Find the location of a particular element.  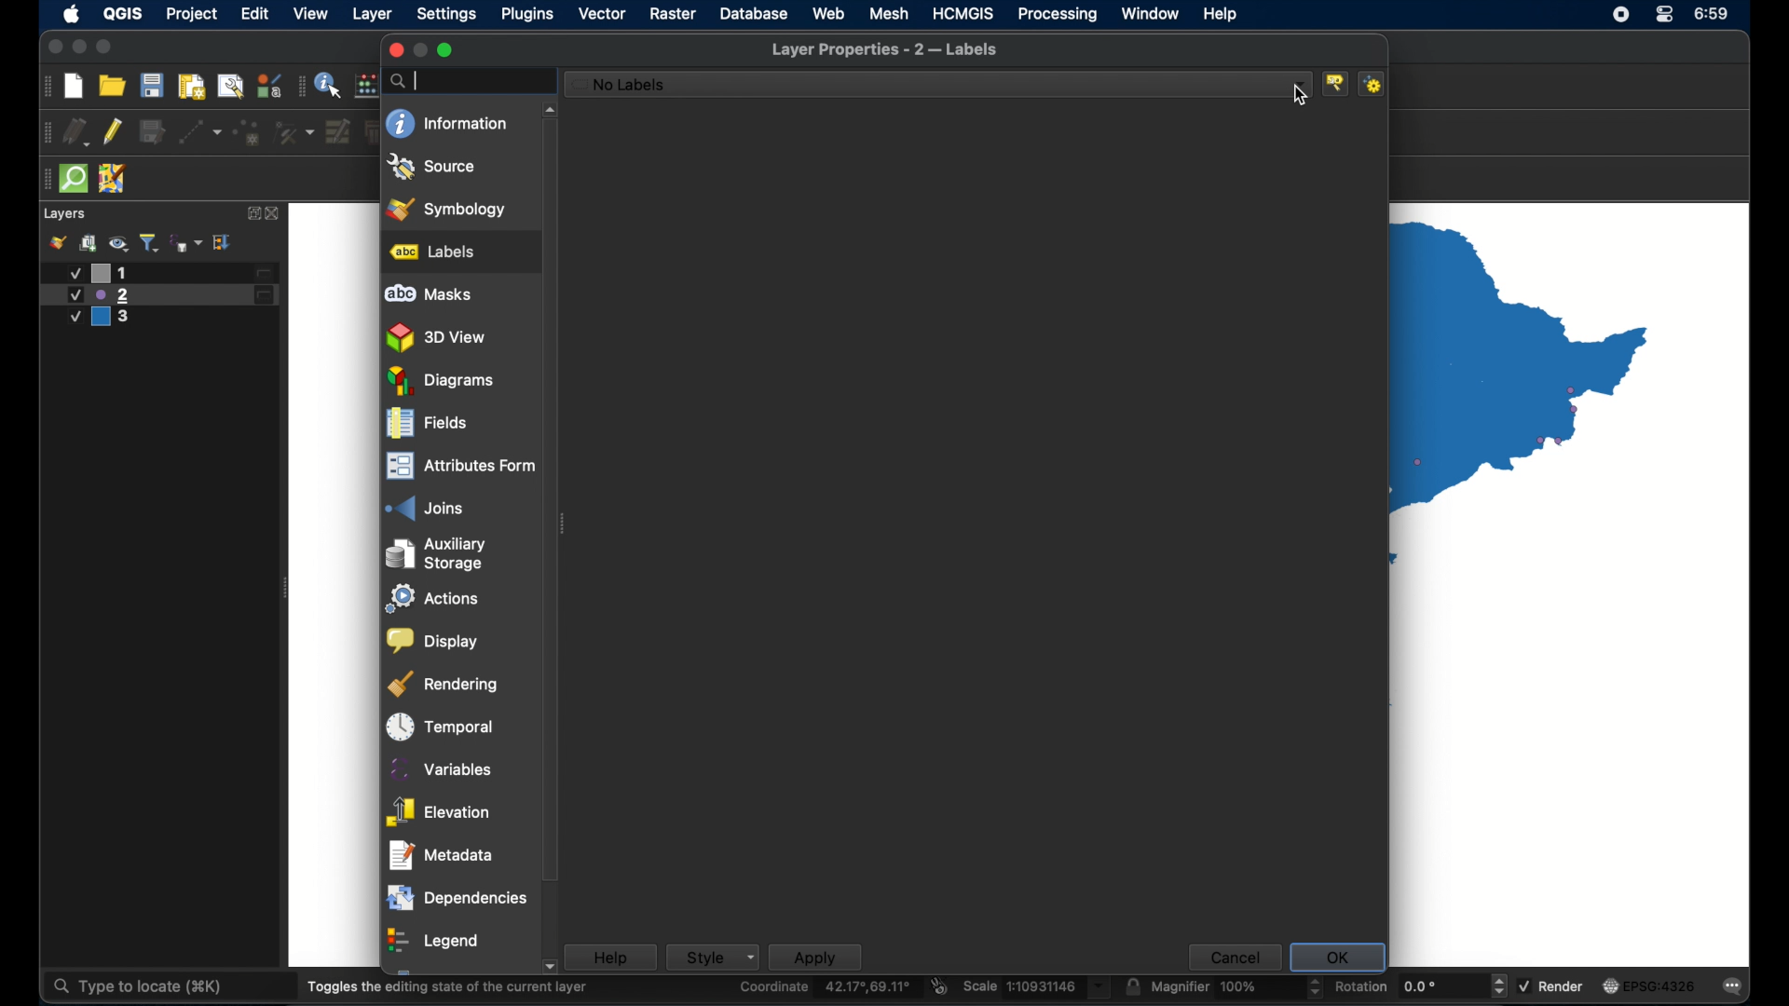

toggle extents and mouse display position is located at coordinates (940, 986).